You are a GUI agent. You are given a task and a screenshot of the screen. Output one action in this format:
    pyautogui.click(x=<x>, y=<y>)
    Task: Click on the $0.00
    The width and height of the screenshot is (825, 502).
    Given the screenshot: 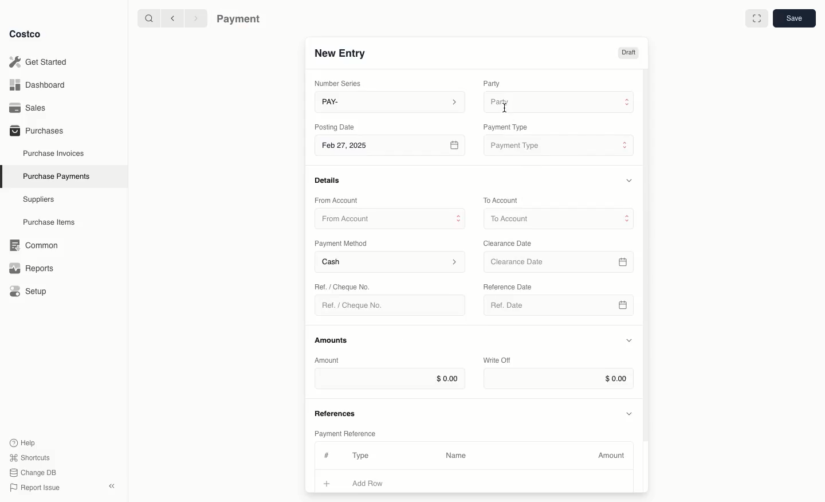 What is the action you would take?
    pyautogui.click(x=559, y=379)
    